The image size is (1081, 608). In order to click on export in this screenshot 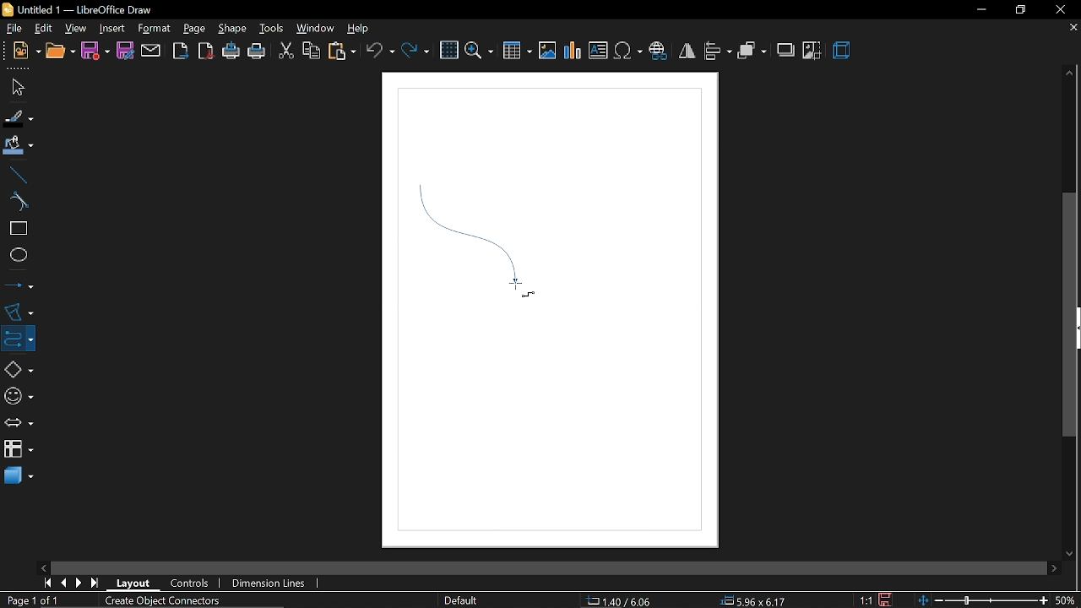, I will do `click(181, 52)`.